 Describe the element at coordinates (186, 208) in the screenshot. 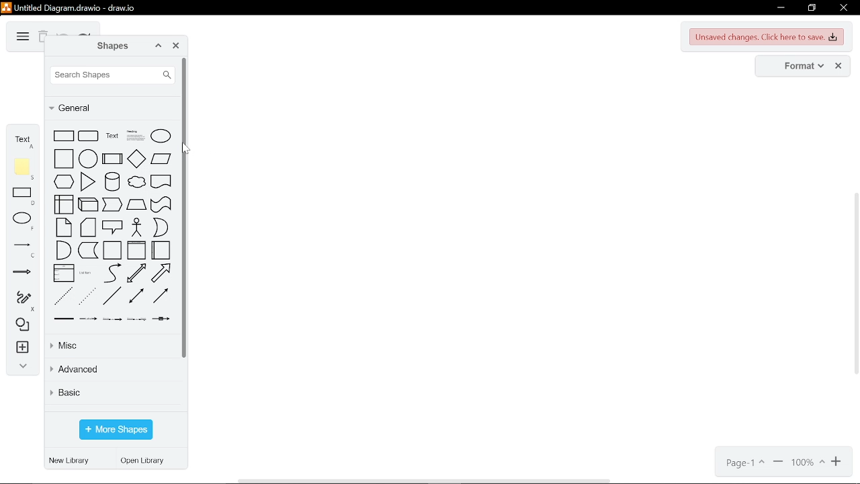

I see `vertical scrollbar` at that location.